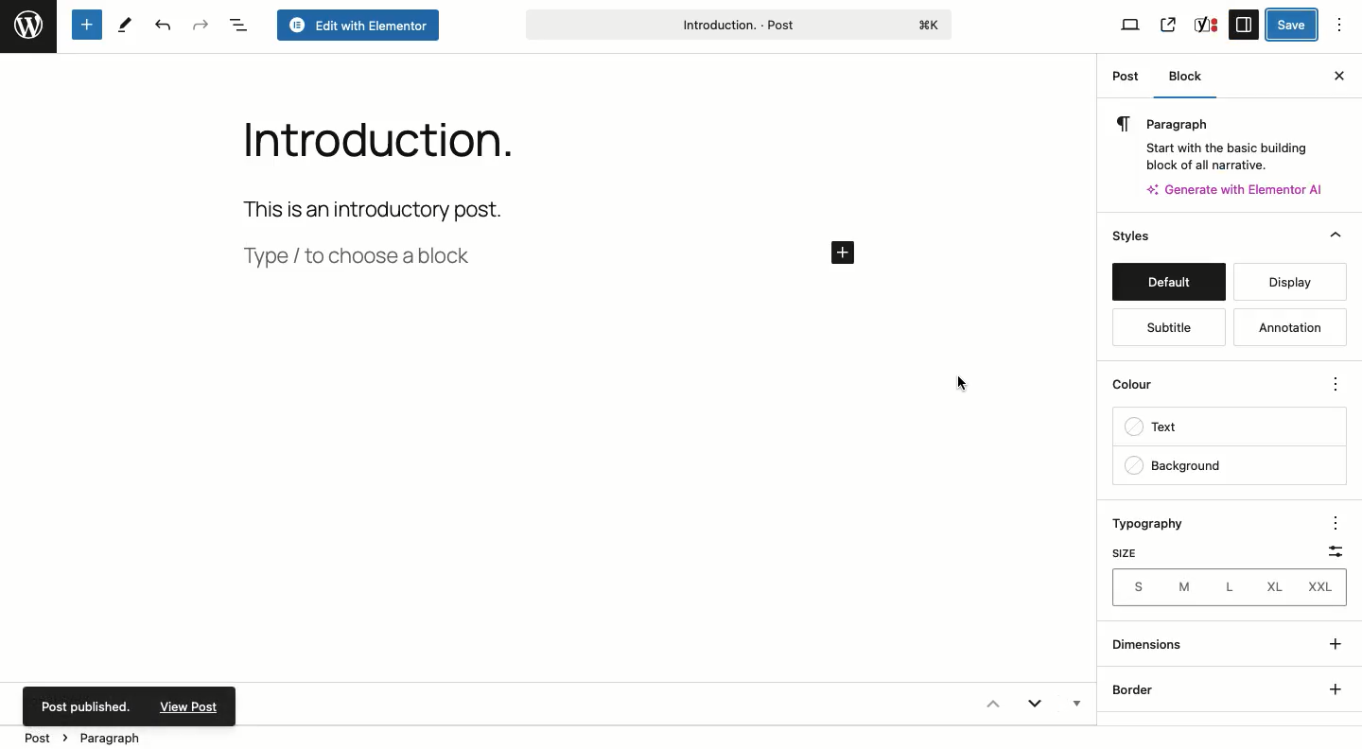 The height and width of the screenshot is (749, 1362). Describe the element at coordinates (1123, 553) in the screenshot. I see `Size` at that location.